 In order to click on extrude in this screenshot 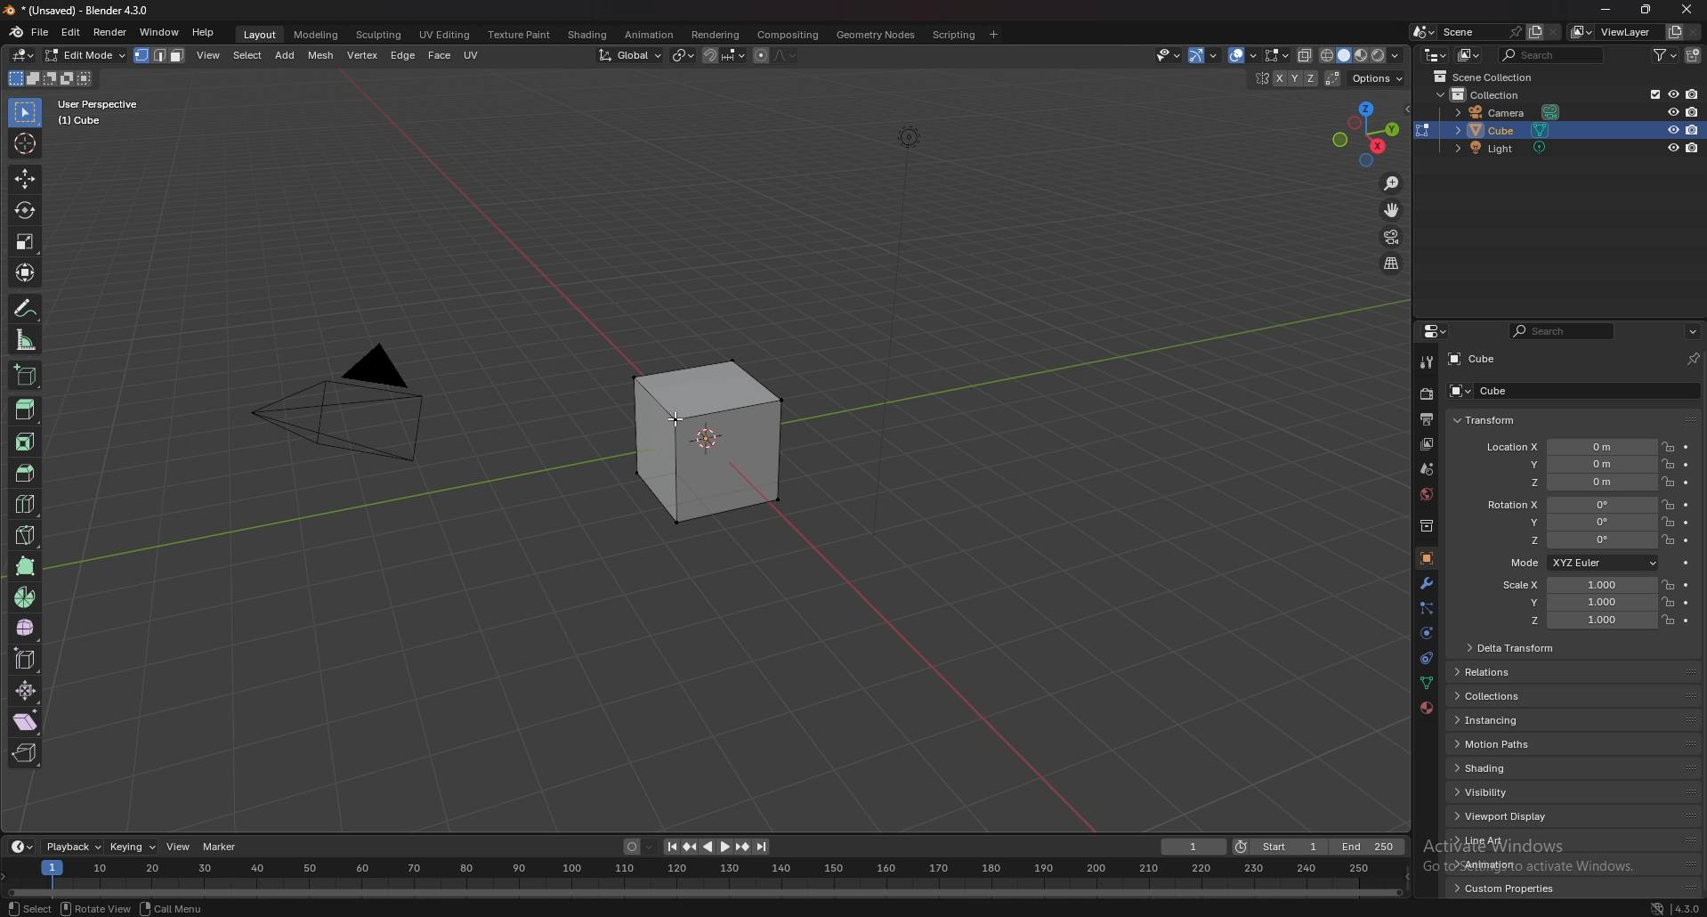, I will do `click(27, 410)`.